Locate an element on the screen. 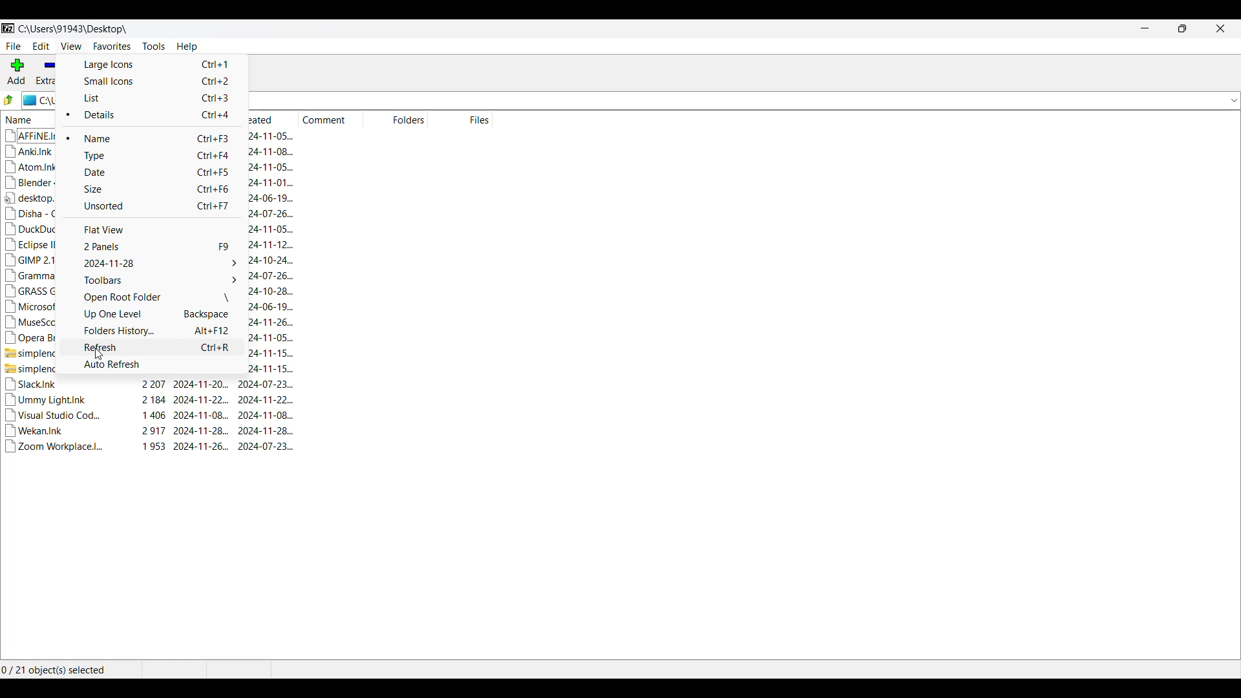 The image size is (1241, 698). 2 panels is located at coordinates (150, 247).